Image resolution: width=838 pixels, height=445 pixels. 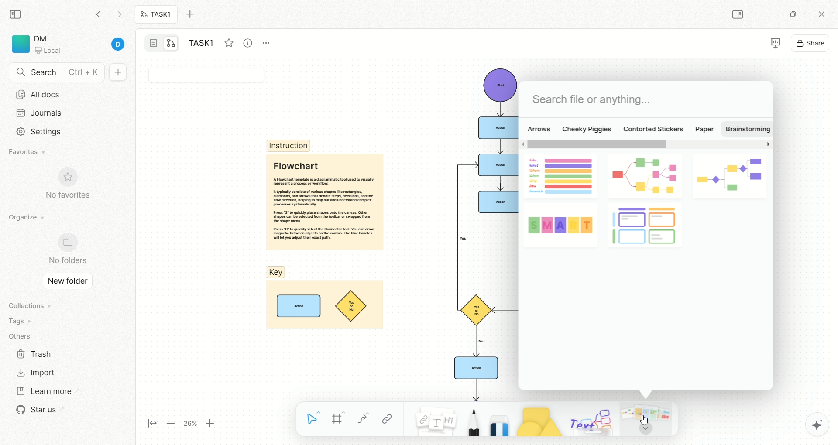 I want to click on go forward, so click(x=119, y=17).